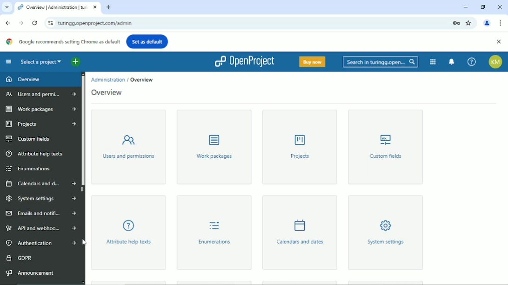 The image size is (508, 285). What do you see at coordinates (432, 61) in the screenshot?
I see `Modules` at bounding box center [432, 61].